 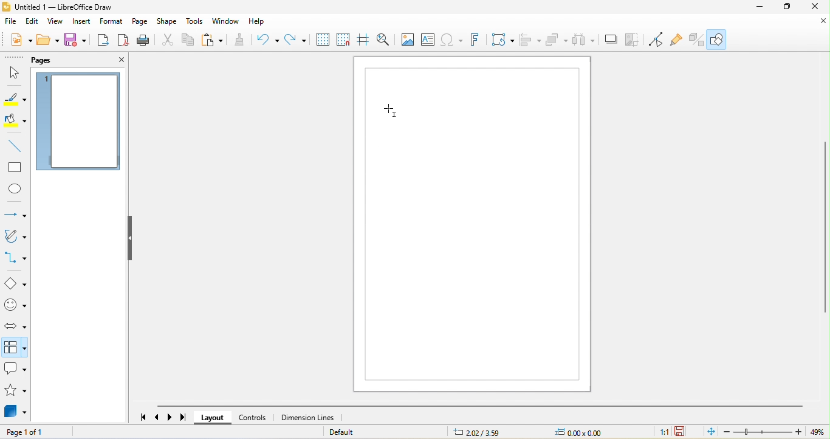 I want to click on rectangle, so click(x=16, y=167).